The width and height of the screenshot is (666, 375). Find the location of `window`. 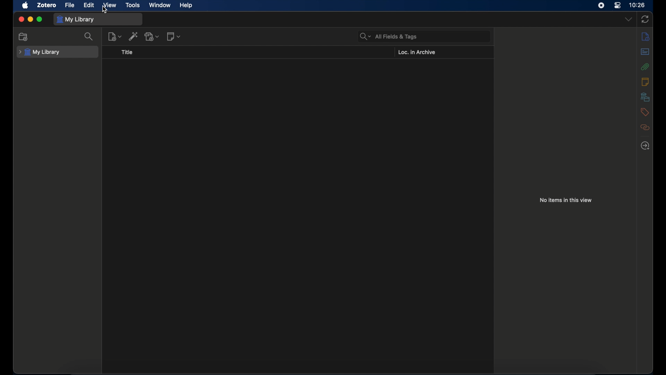

window is located at coordinates (160, 5).